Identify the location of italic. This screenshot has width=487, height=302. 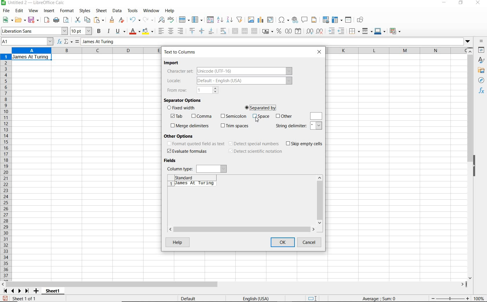
(109, 31).